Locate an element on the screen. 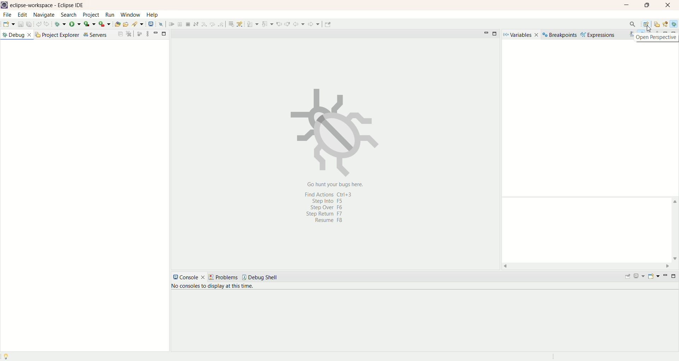 The image size is (679, 361). run last tool is located at coordinates (104, 24).